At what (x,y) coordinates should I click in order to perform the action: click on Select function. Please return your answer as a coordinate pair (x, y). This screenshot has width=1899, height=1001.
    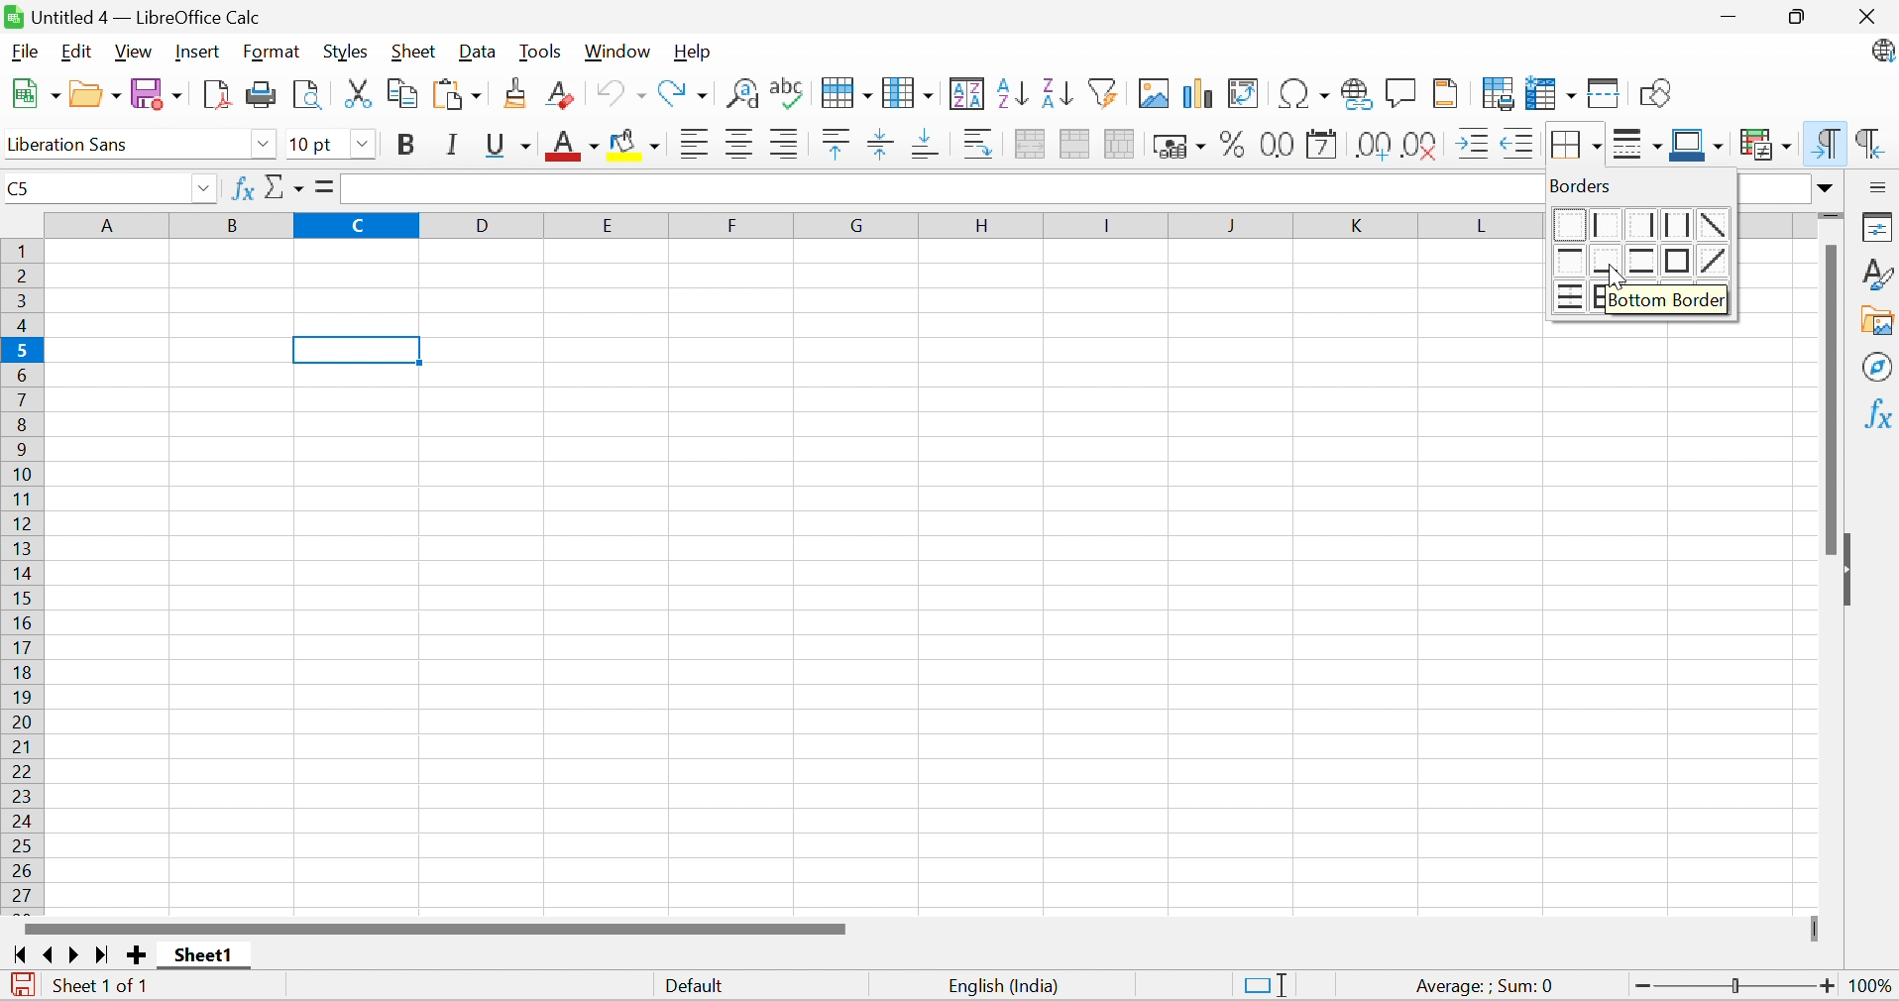
    Looking at the image, I should click on (285, 189).